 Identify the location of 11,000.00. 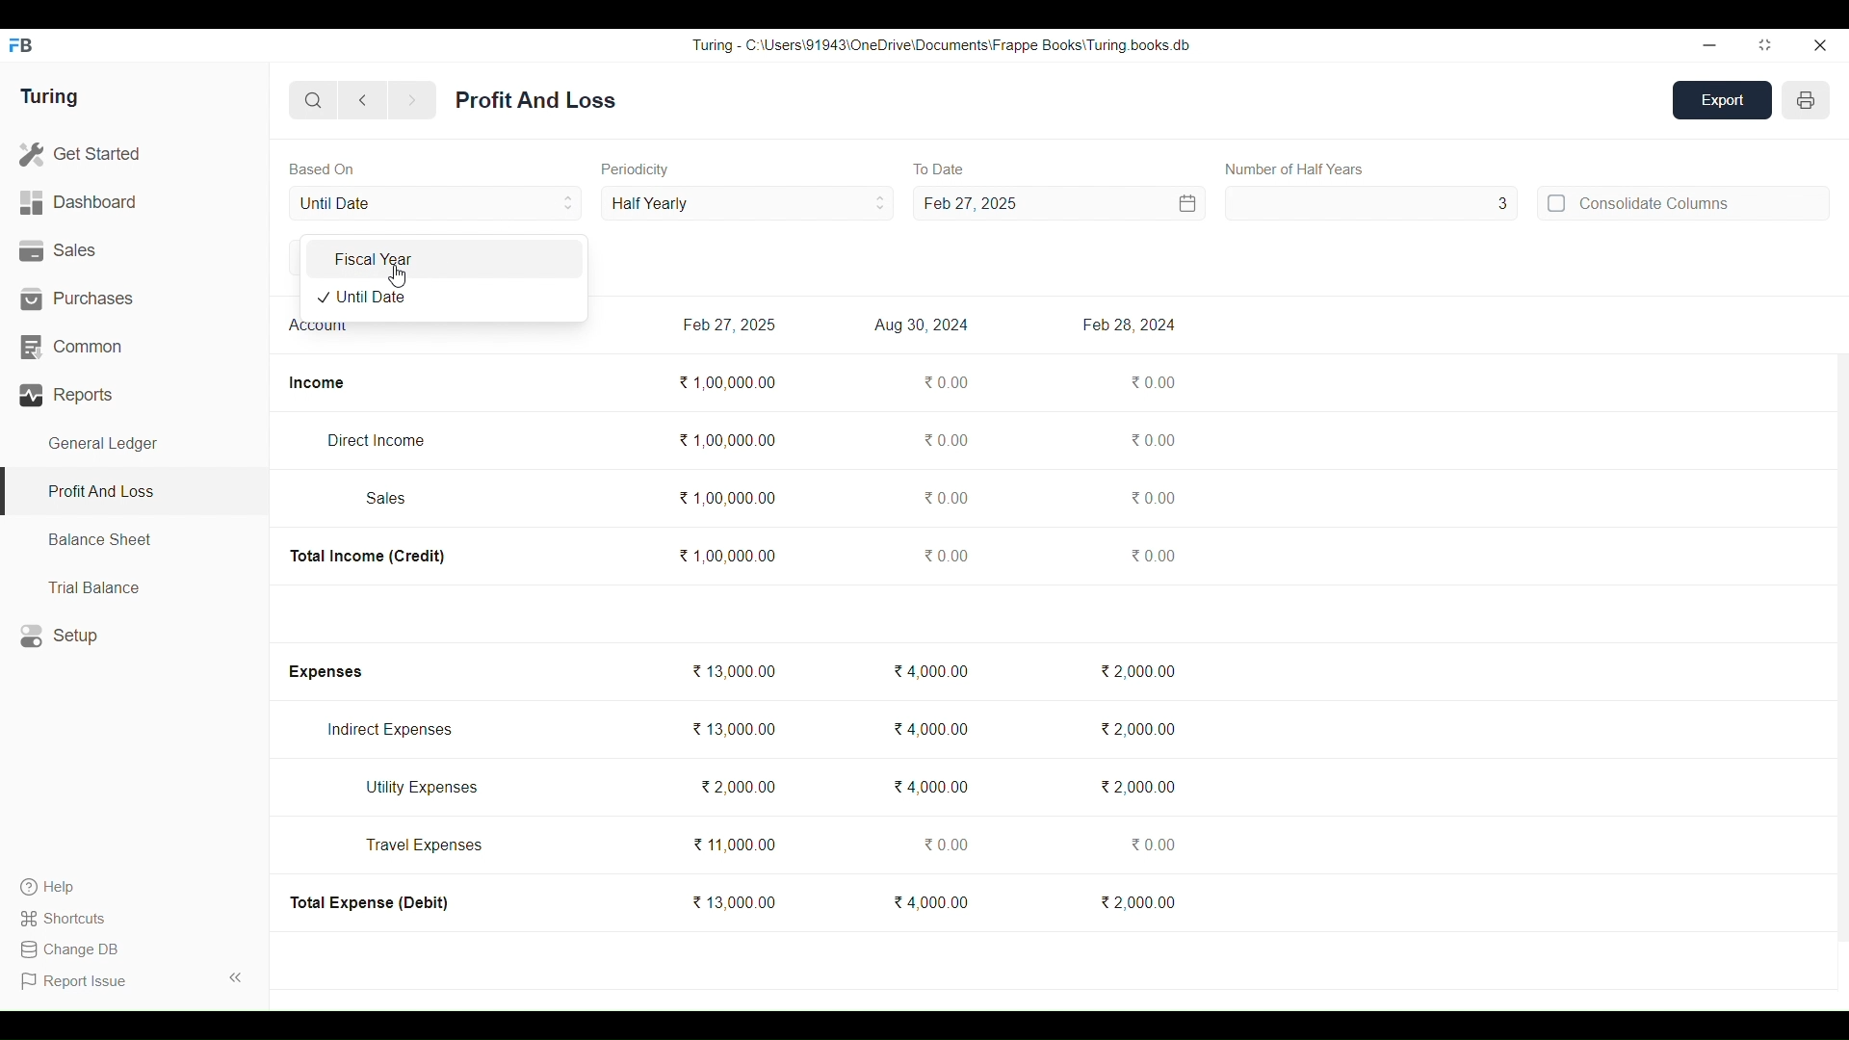
(733, 845).